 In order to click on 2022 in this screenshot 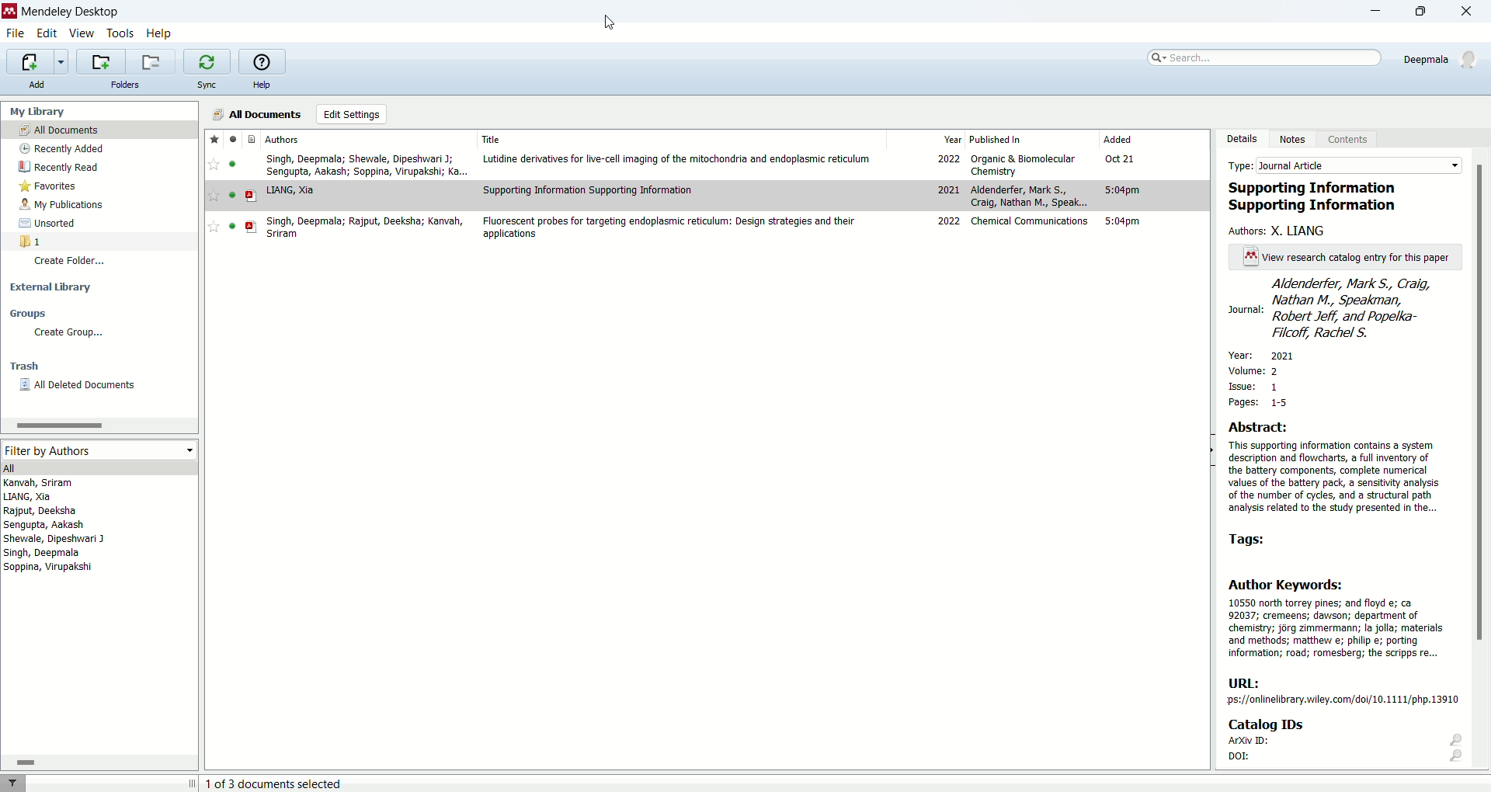, I will do `click(950, 221)`.